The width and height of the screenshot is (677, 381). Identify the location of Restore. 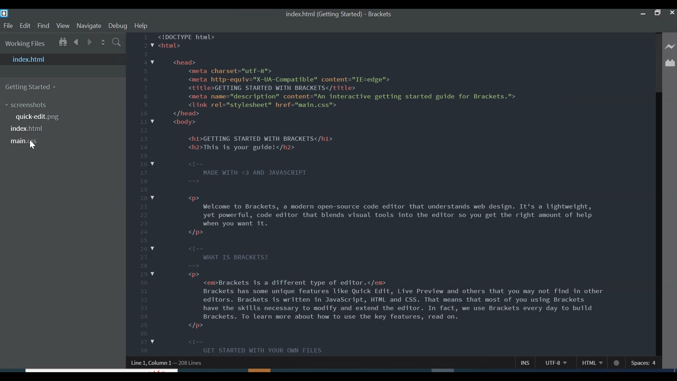
(657, 13).